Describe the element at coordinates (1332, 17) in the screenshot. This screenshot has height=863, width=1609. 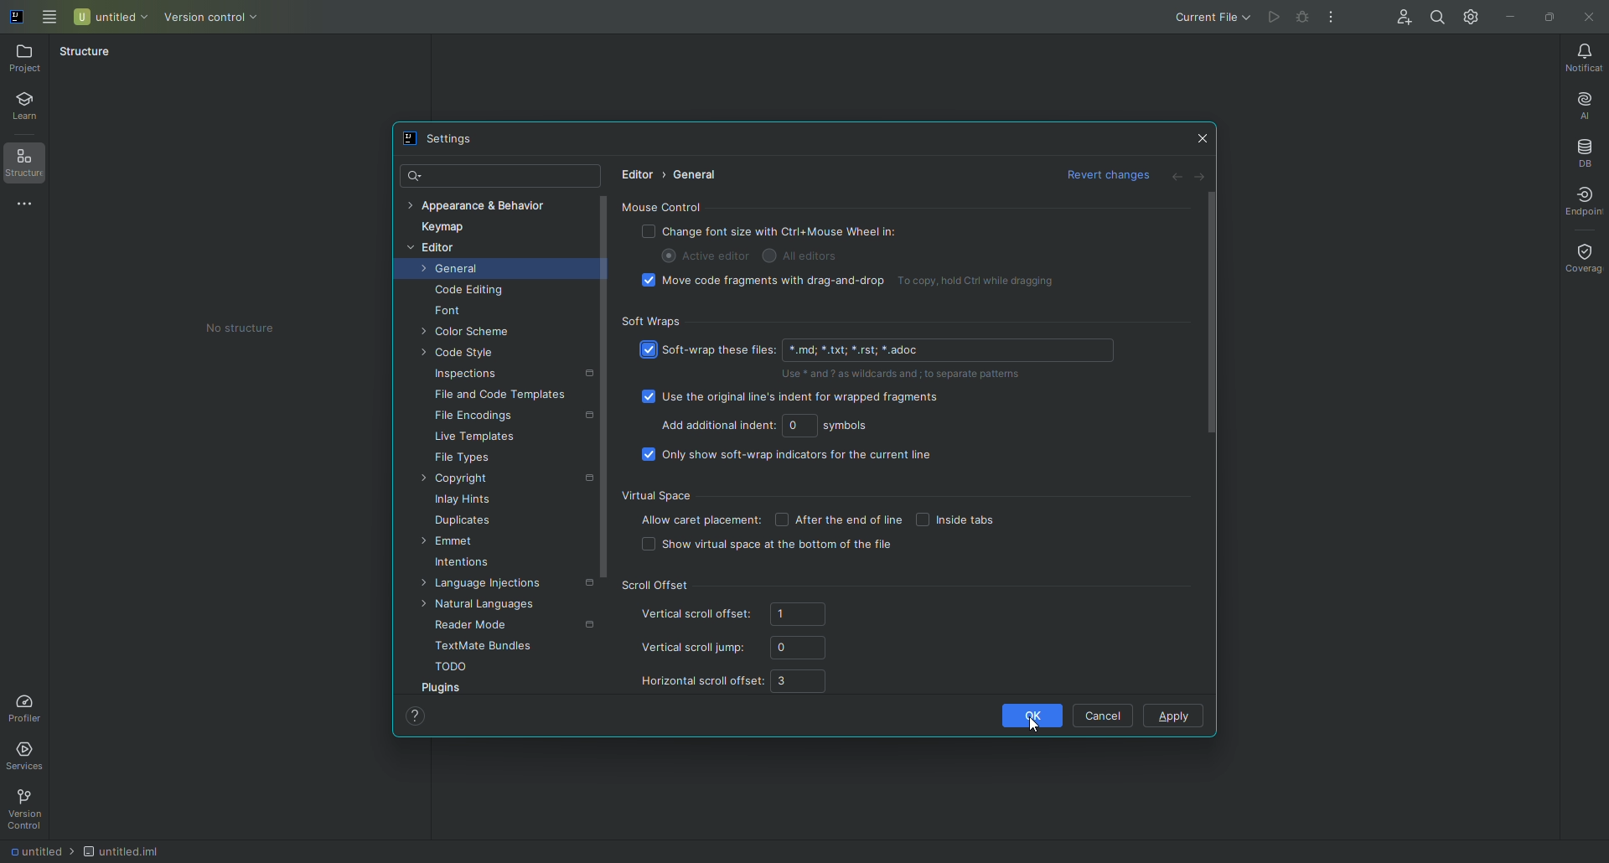
I see `More Actions` at that location.